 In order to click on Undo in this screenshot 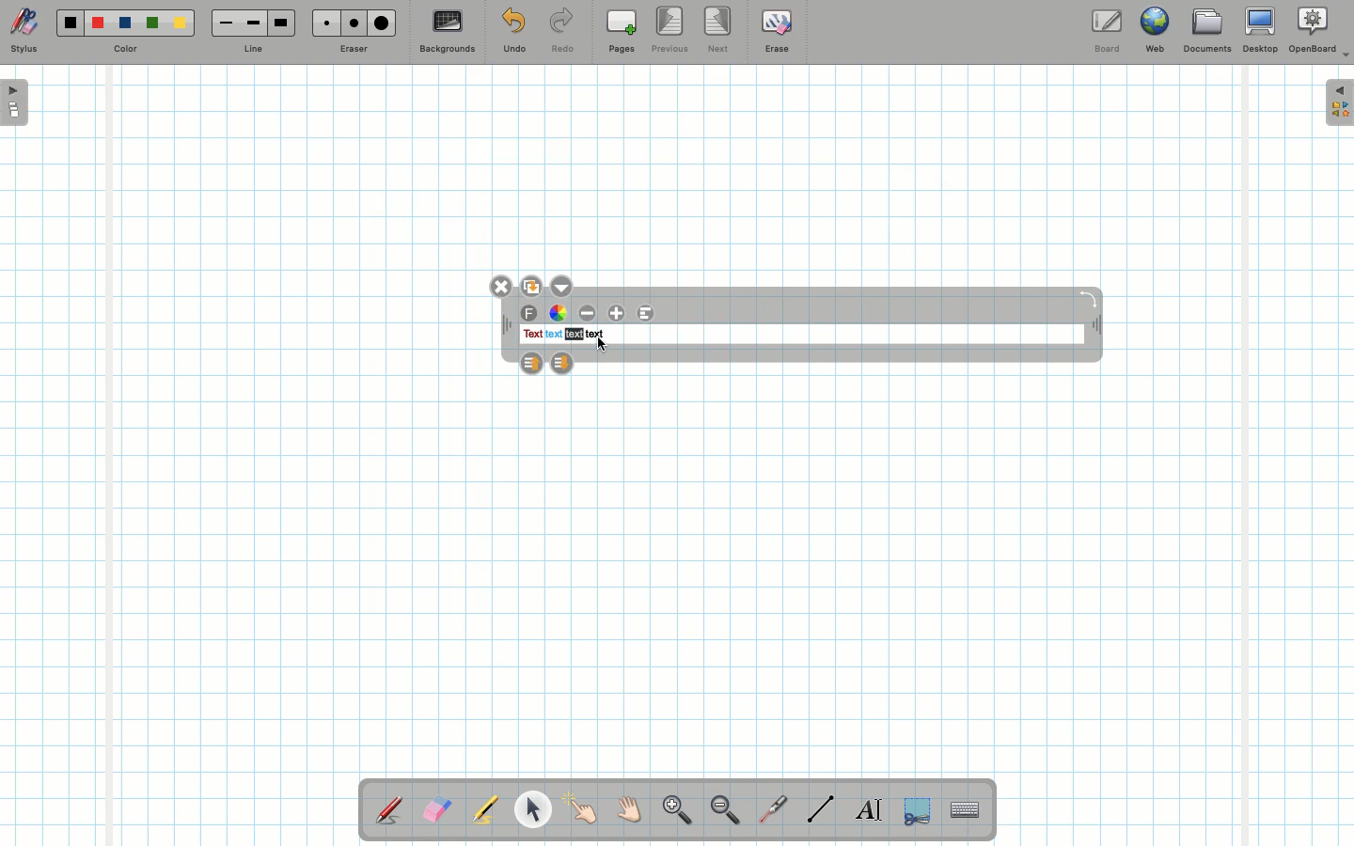, I will do `click(513, 34)`.